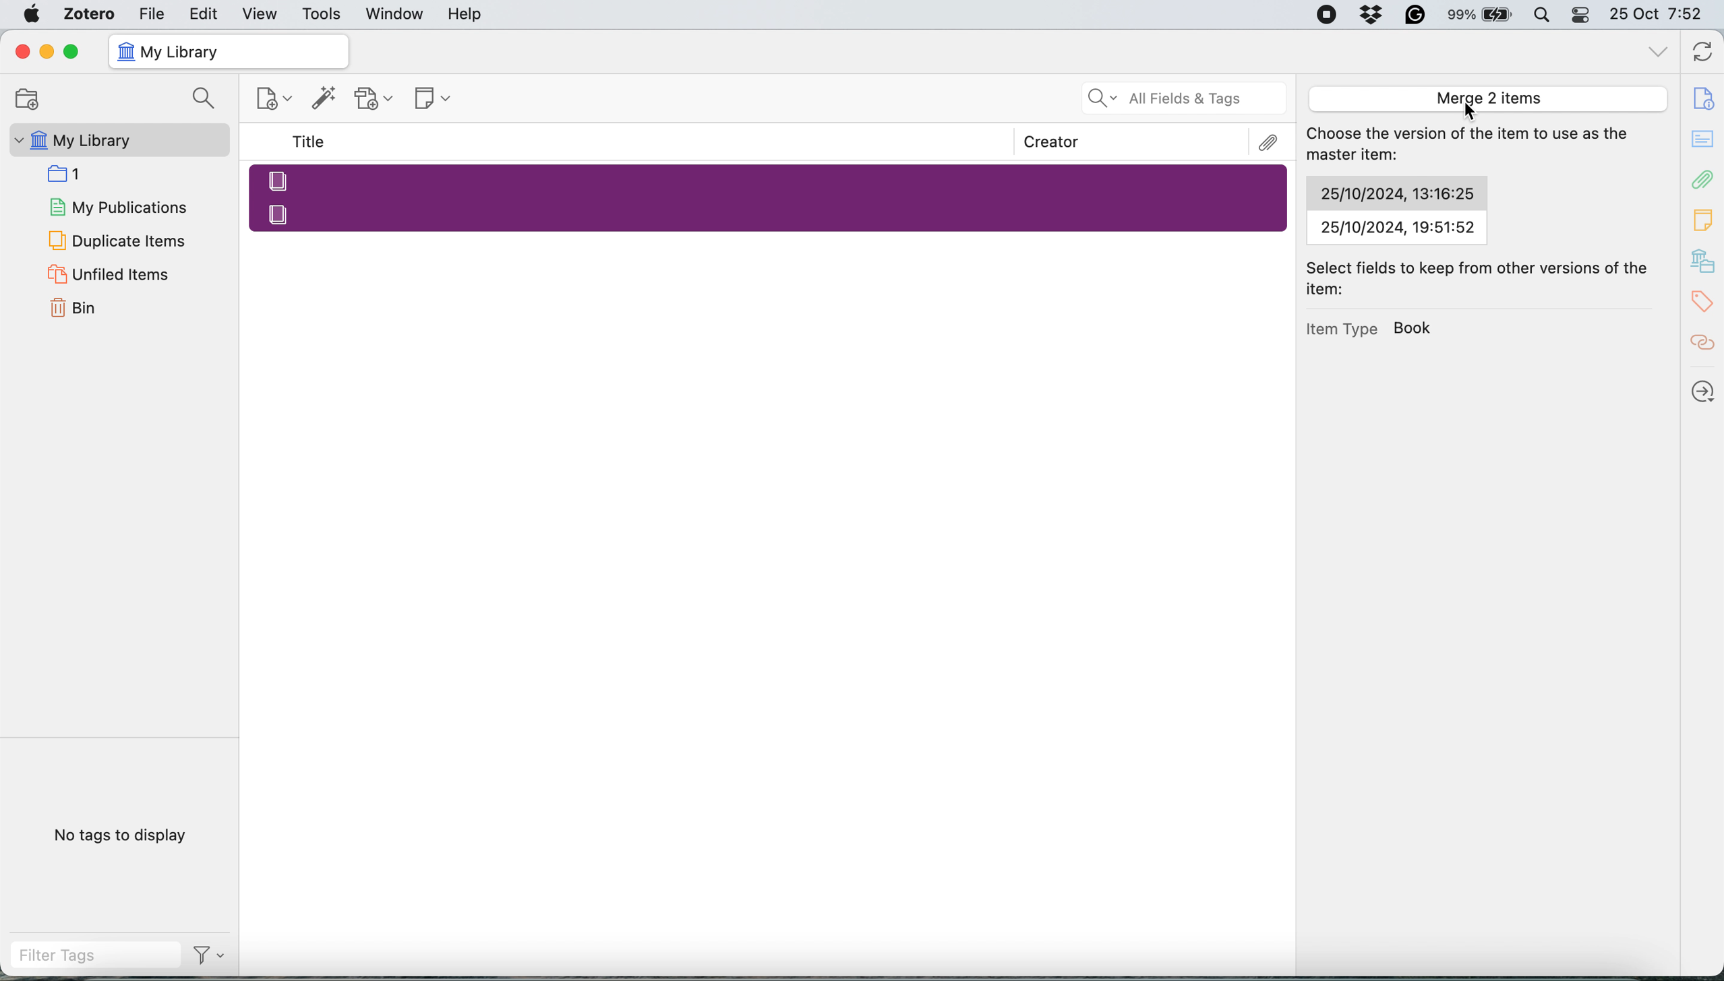 The image size is (1724, 981). What do you see at coordinates (90, 13) in the screenshot?
I see `Zotero` at bounding box center [90, 13].